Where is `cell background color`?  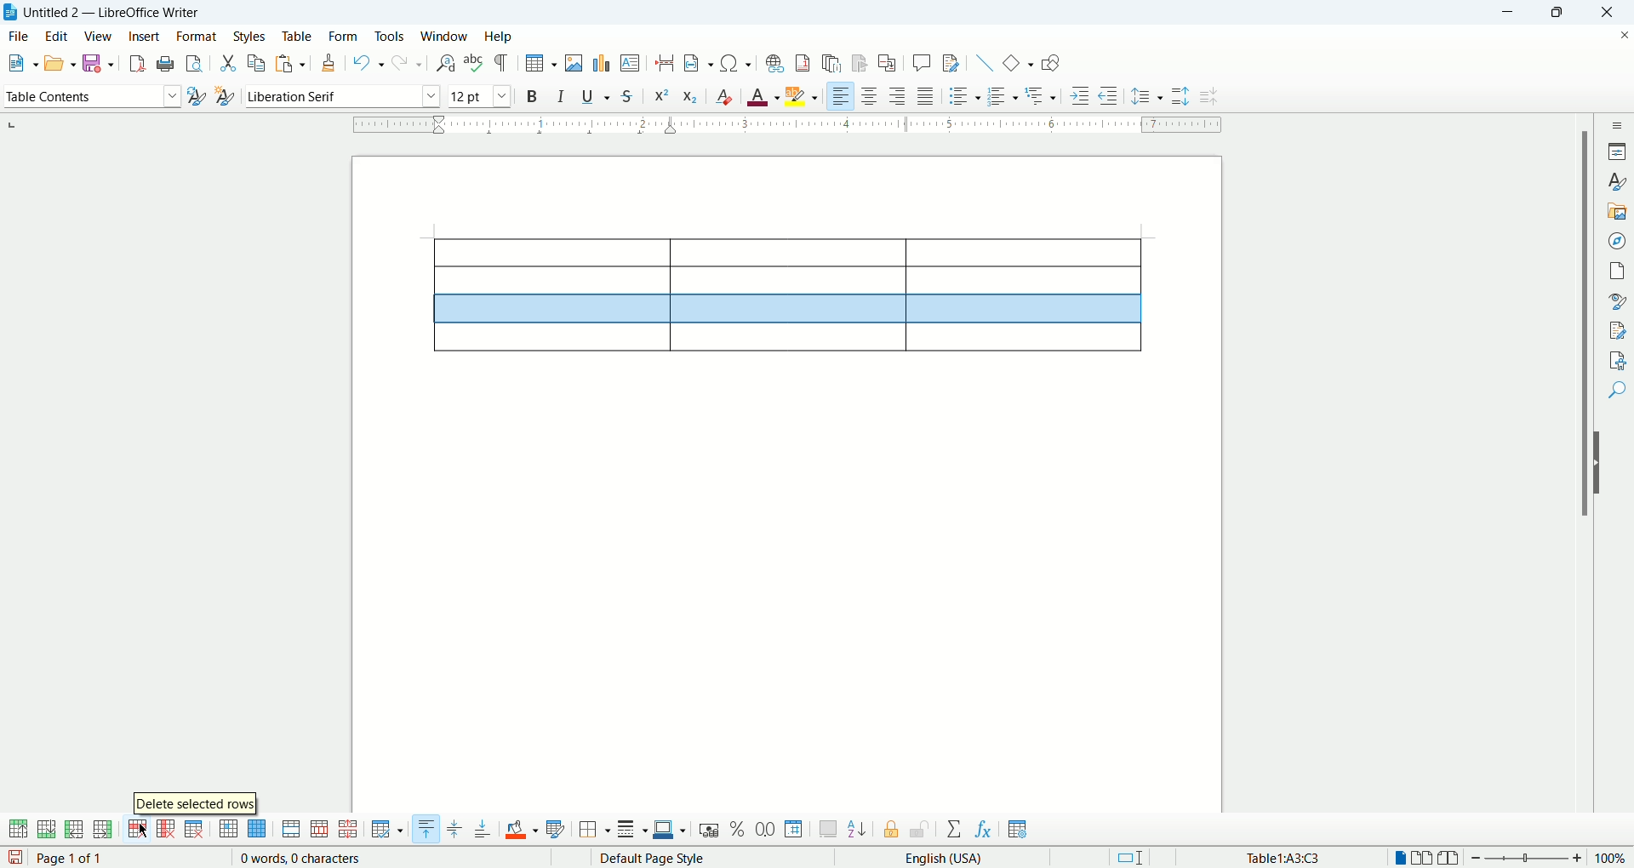 cell background color is located at coordinates (521, 831).